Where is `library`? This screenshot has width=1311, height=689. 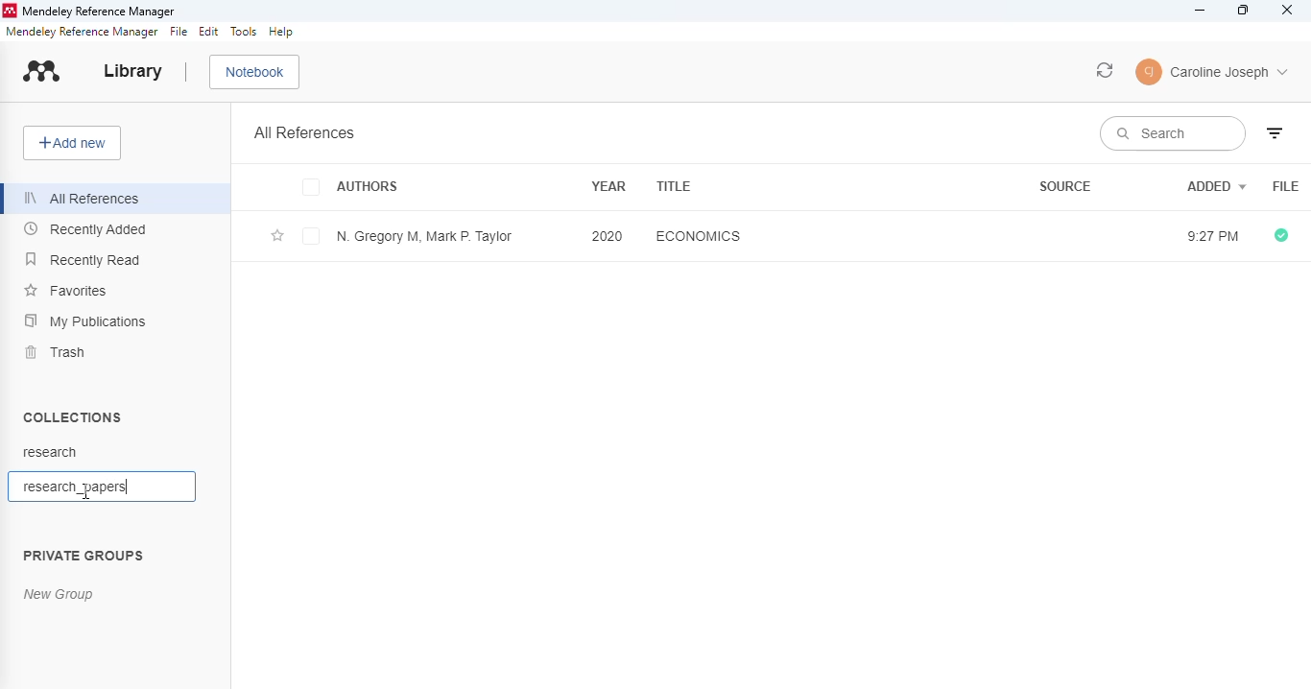
library is located at coordinates (133, 71).